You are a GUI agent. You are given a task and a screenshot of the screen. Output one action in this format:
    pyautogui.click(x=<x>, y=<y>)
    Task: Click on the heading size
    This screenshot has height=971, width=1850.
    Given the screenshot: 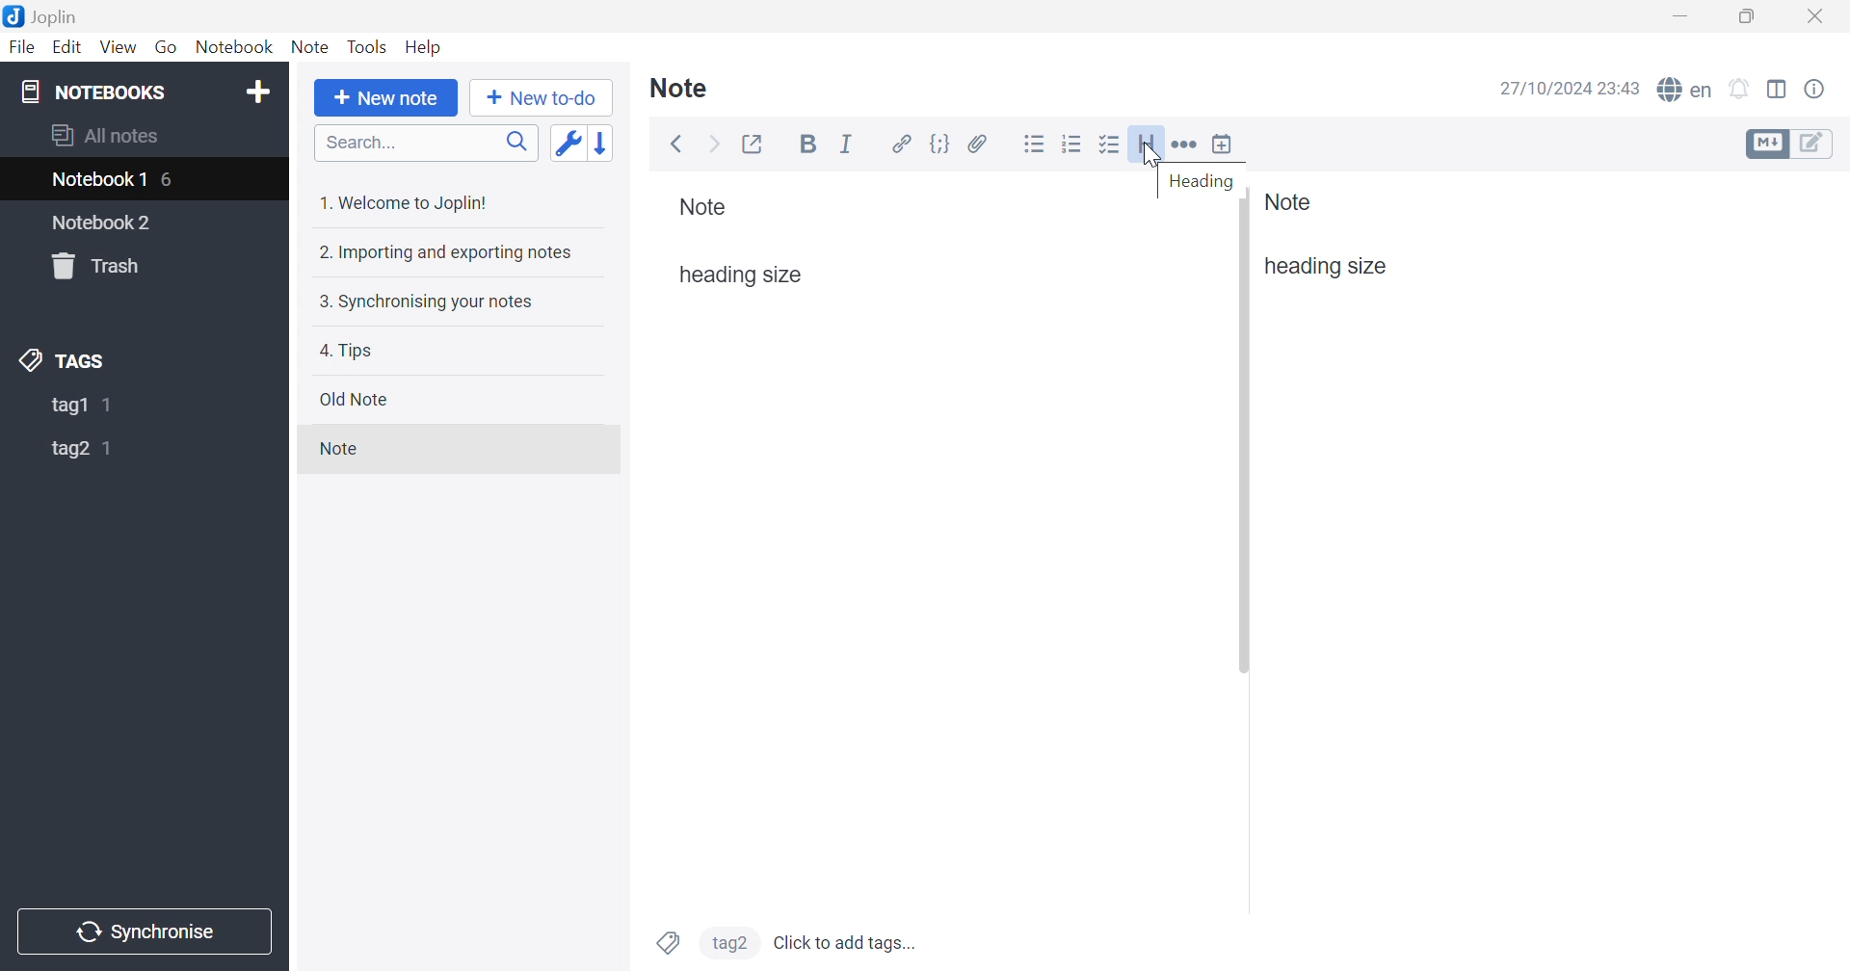 What is the action you would take?
    pyautogui.click(x=1326, y=267)
    